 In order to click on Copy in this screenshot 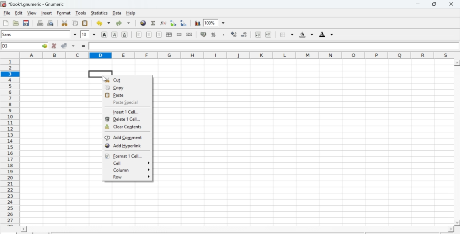, I will do `click(76, 23)`.